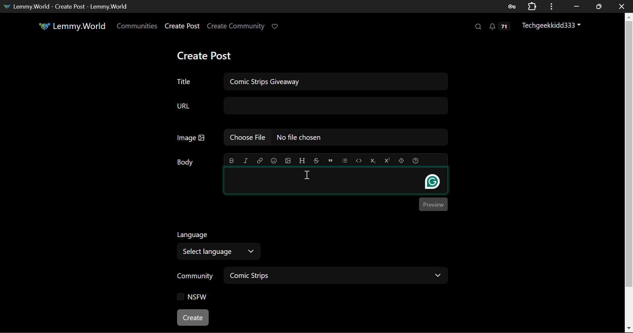 The image size is (633, 333). What do you see at coordinates (71, 26) in the screenshot?
I see `Lemmy.World` at bounding box center [71, 26].